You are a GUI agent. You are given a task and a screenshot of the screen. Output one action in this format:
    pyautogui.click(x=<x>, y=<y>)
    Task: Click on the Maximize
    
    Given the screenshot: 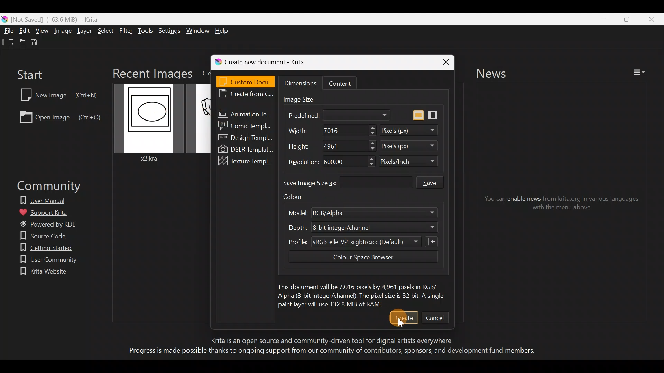 What is the action you would take?
    pyautogui.click(x=625, y=19)
    